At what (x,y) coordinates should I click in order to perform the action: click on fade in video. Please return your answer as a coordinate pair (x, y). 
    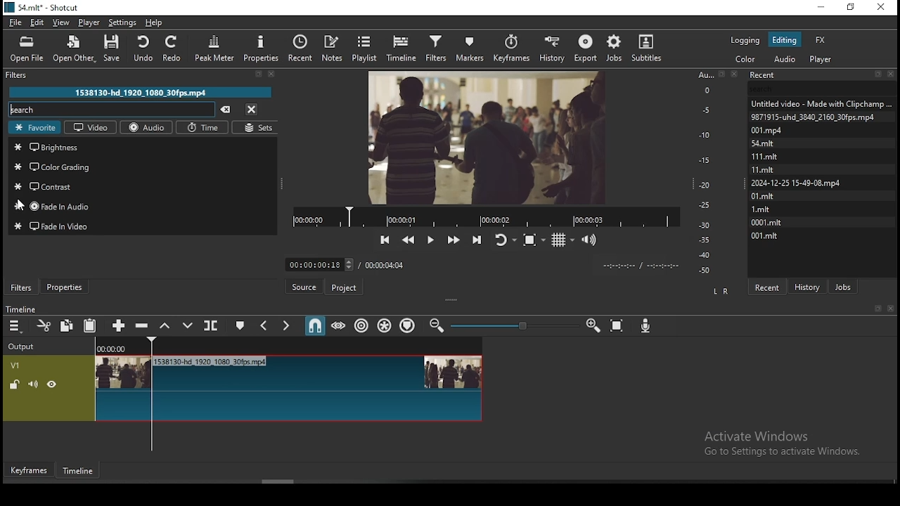
    Looking at the image, I should click on (143, 226).